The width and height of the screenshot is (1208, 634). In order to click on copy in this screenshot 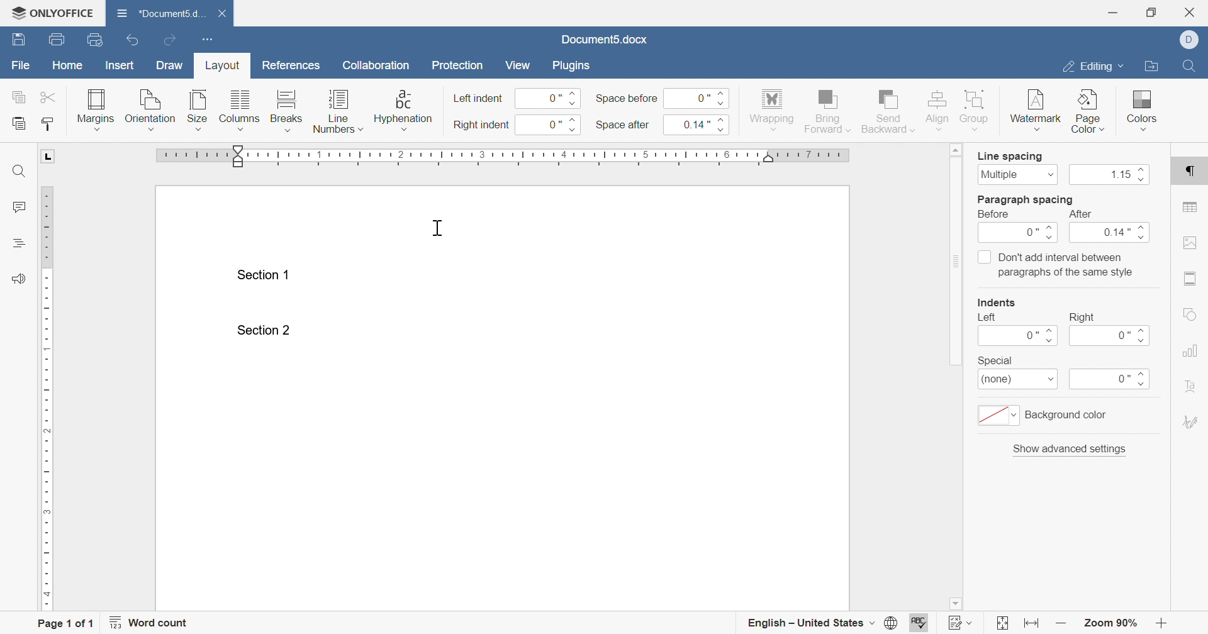, I will do `click(17, 97)`.